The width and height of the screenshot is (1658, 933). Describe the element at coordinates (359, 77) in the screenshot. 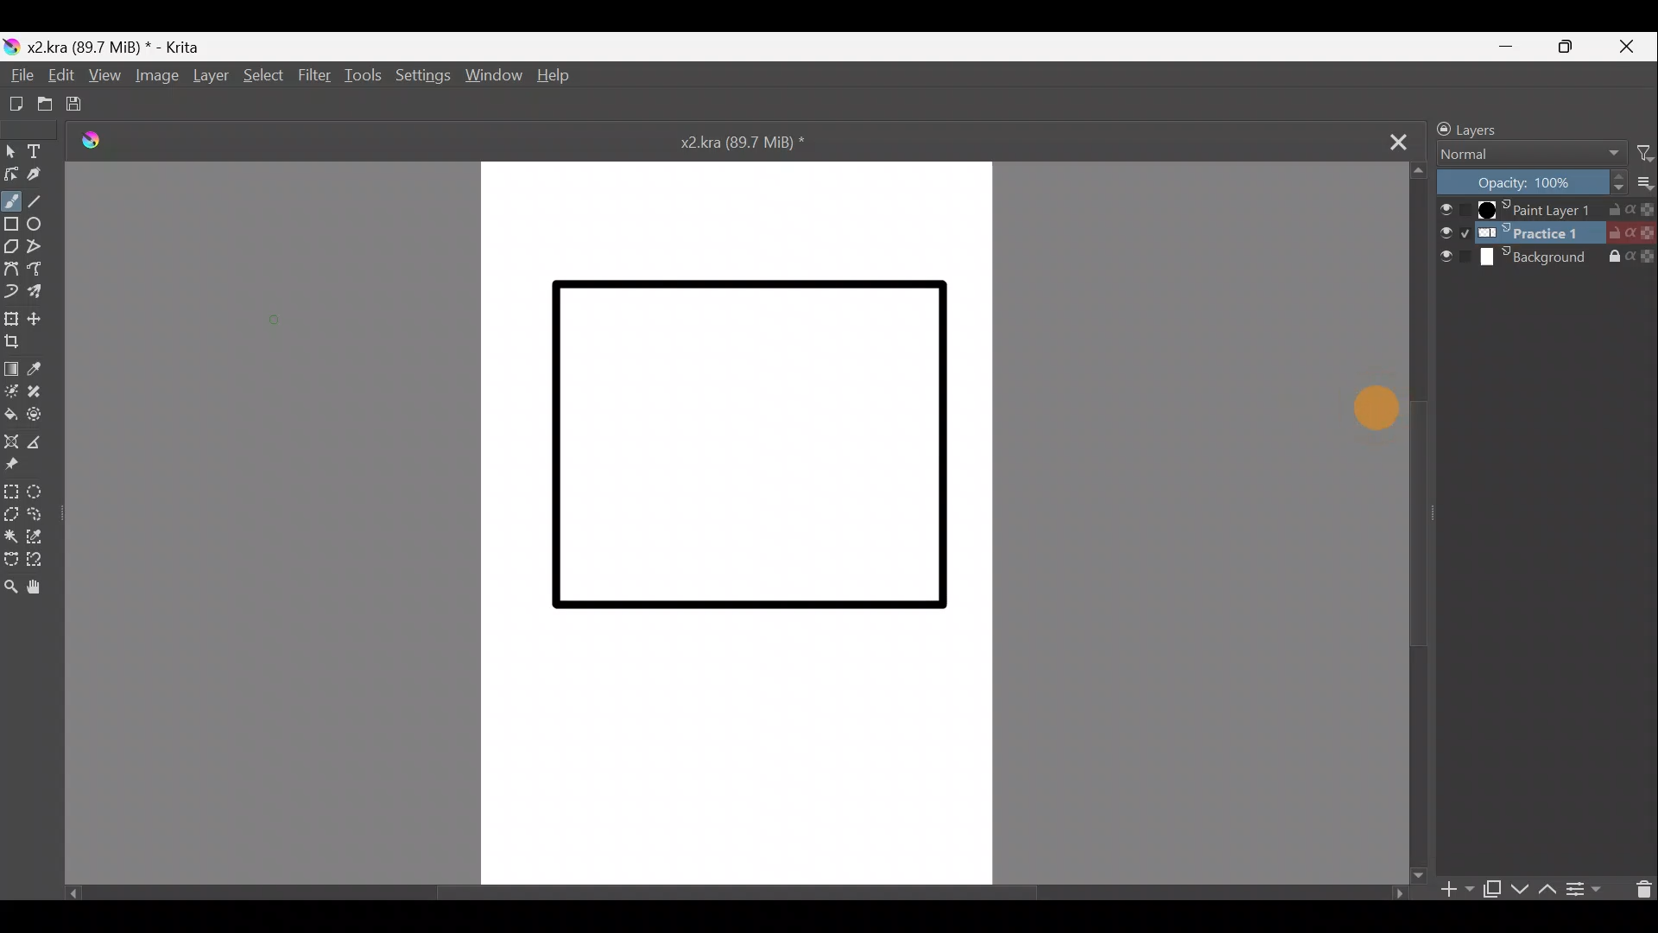

I see `Tools` at that location.